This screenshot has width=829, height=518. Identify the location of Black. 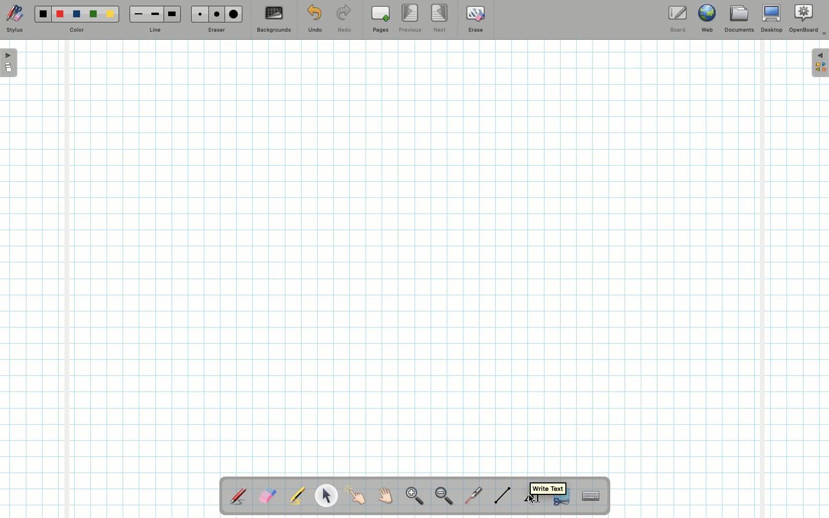
(42, 14).